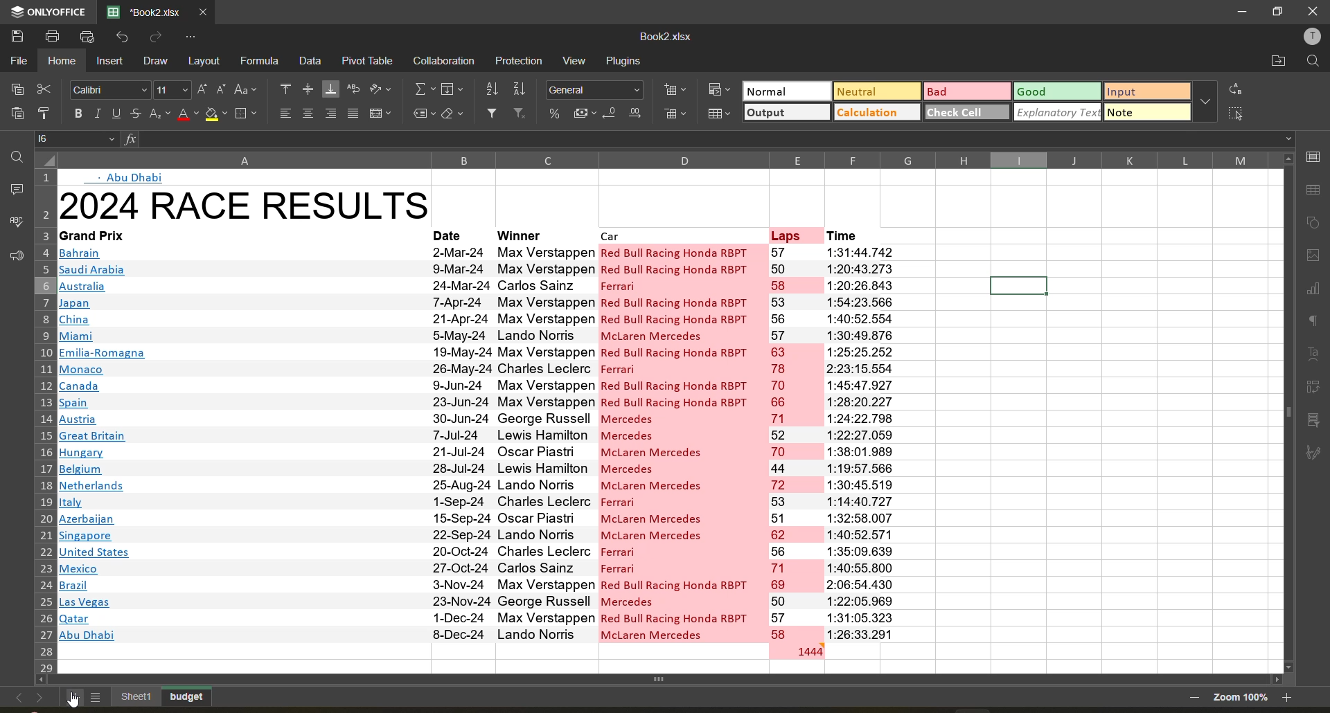  Describe the element at coordinates (357, 89) in the screenshot. I see `wrap text` at that location.